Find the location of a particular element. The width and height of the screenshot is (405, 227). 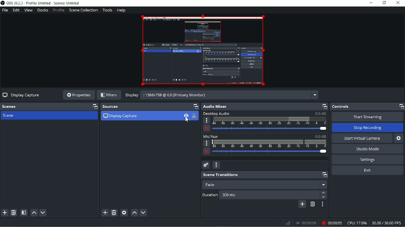

Scenes is located at coordinates (50, 106).